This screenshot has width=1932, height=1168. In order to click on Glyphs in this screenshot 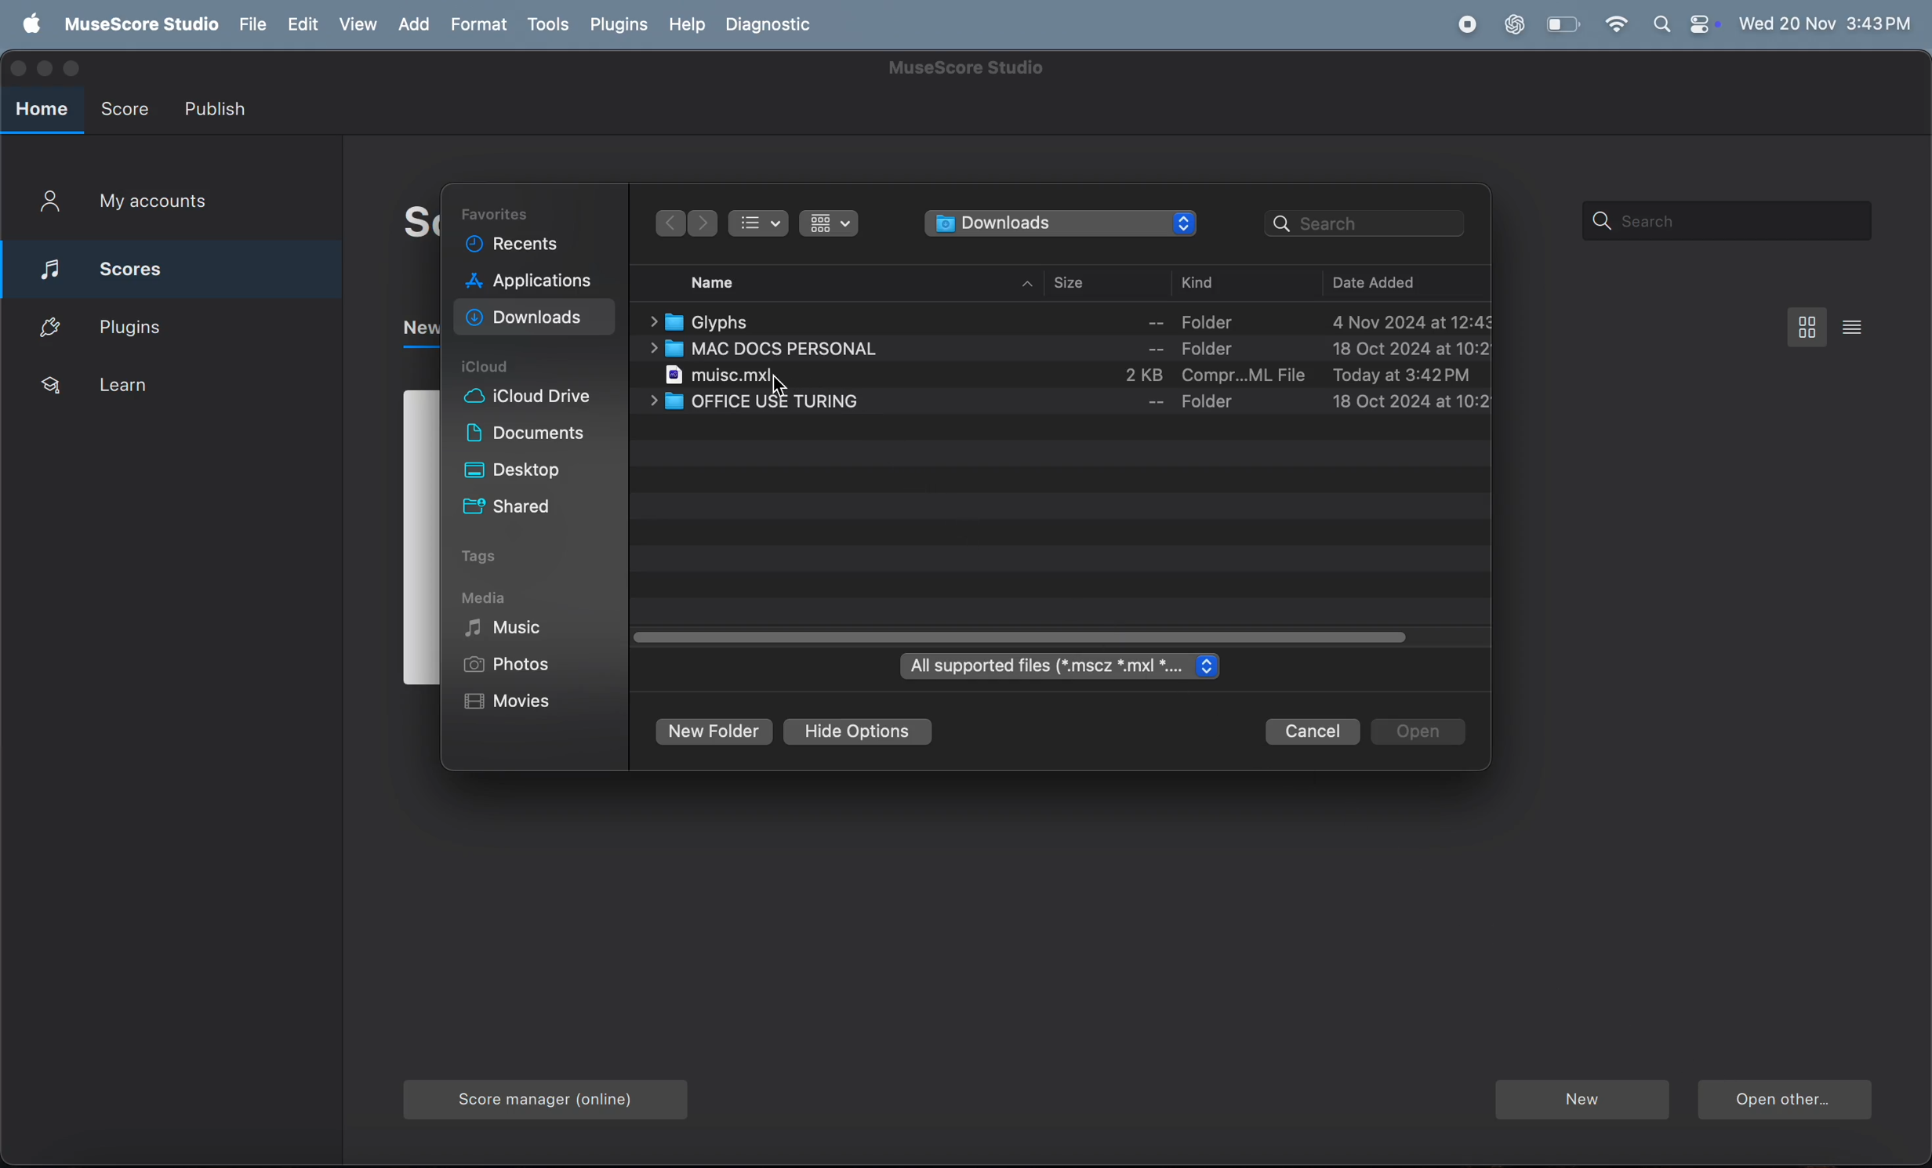, I will do `click(1069, 320)`.